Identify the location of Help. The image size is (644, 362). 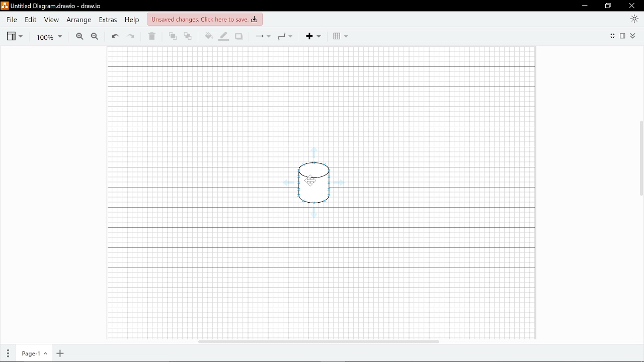
(133, 20).